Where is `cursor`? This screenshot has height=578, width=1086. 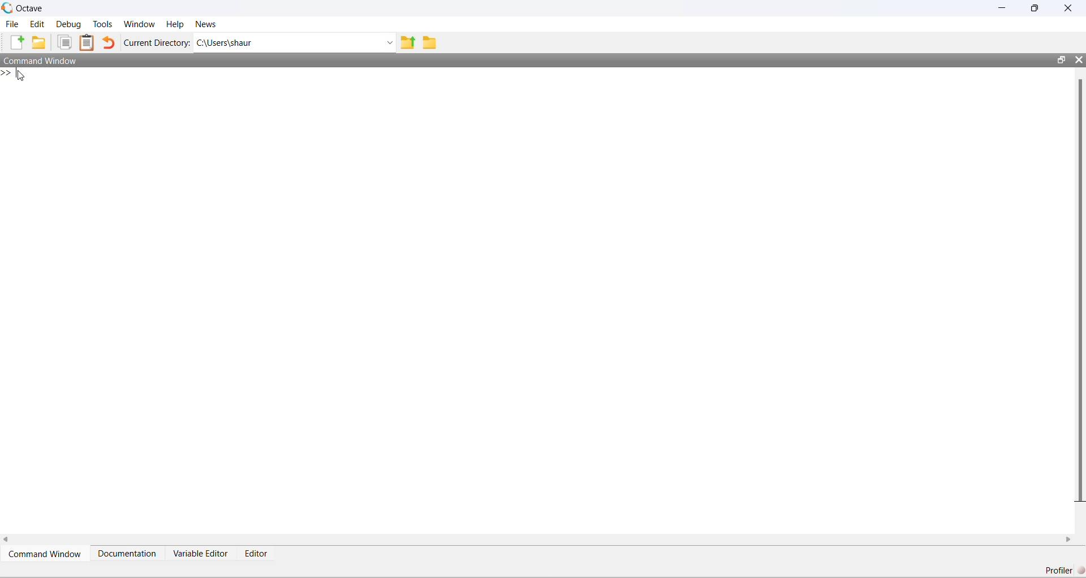 cursor is located at coordinates (21, 76).